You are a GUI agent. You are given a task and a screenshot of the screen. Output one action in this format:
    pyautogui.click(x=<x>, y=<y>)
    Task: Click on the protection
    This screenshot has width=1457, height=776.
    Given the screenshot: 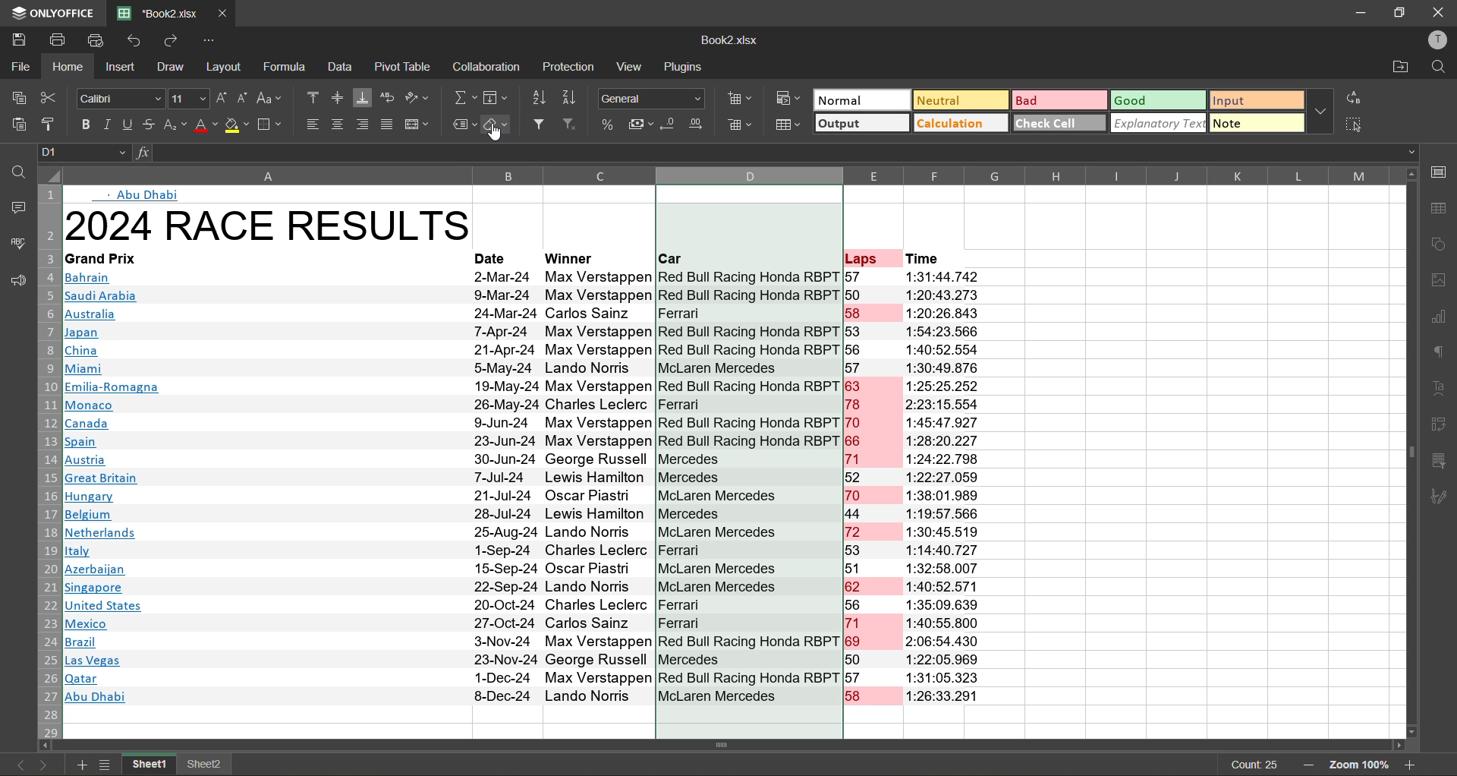 What is the action you would take?
    pyautogui.click(x=569, y=67)
    